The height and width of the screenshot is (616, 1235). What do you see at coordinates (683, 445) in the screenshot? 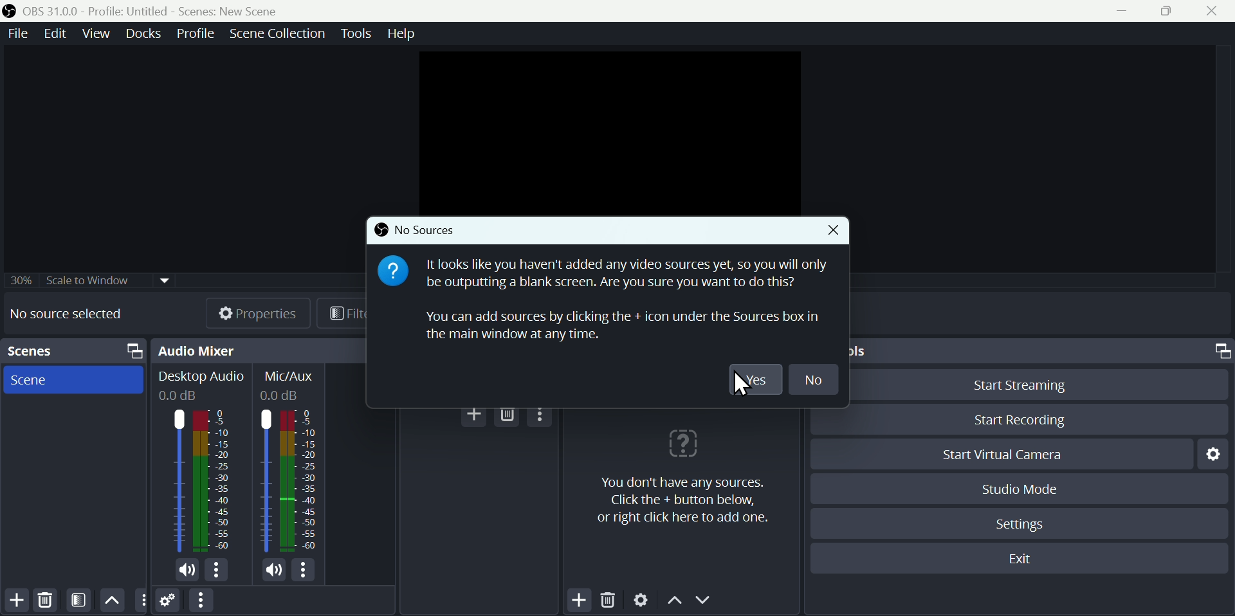
I see `icon` at bounding box center [683, 445].